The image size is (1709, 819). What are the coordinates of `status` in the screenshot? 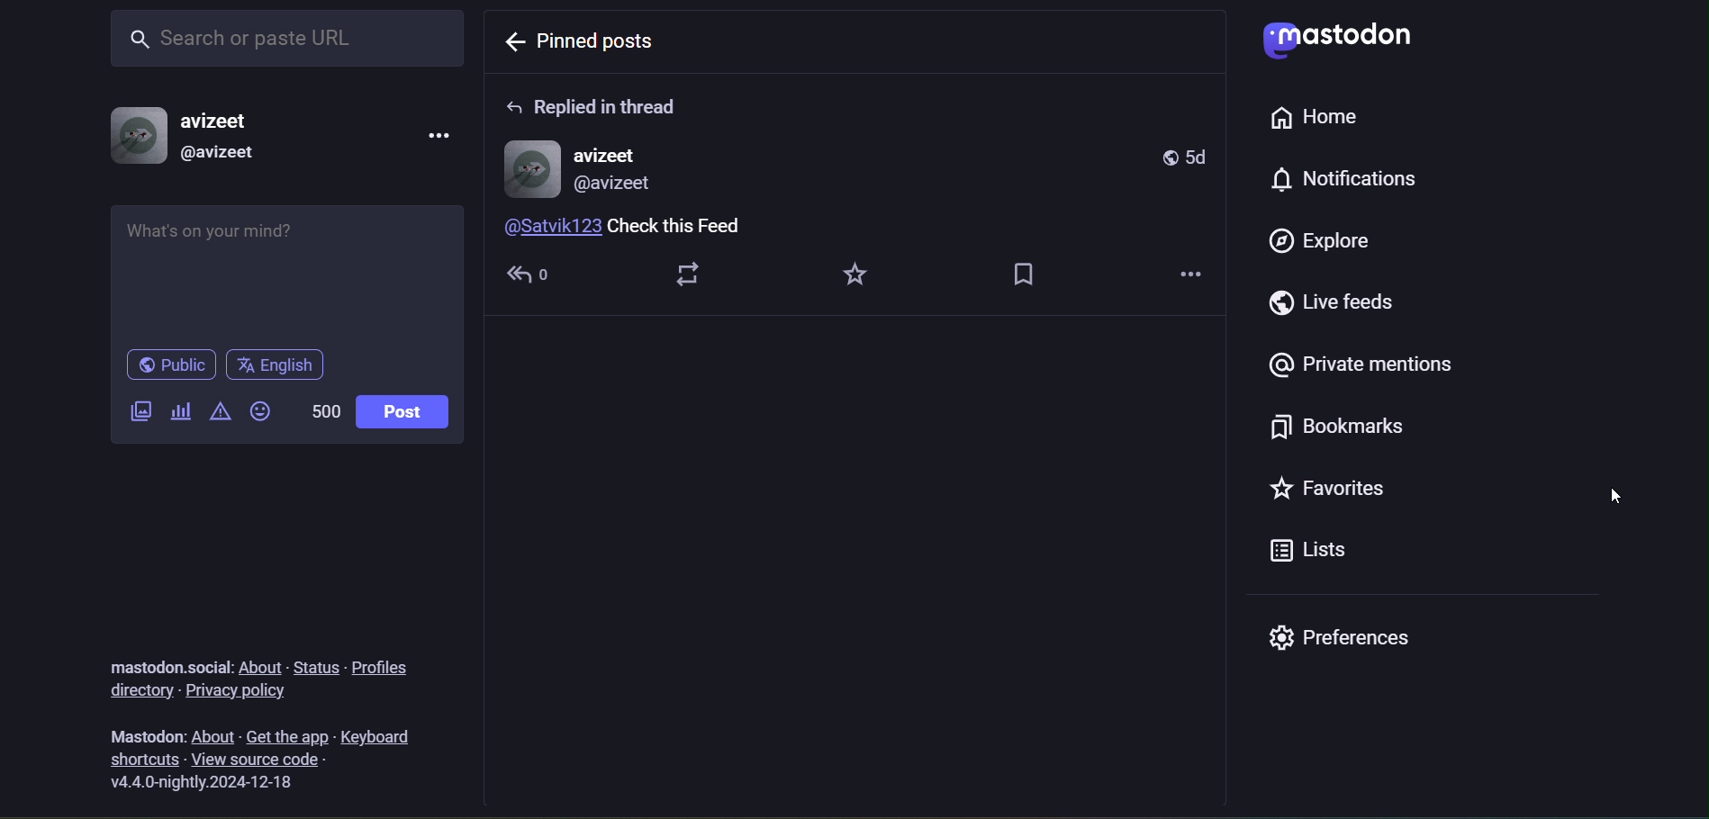 It's located at (312, 663).